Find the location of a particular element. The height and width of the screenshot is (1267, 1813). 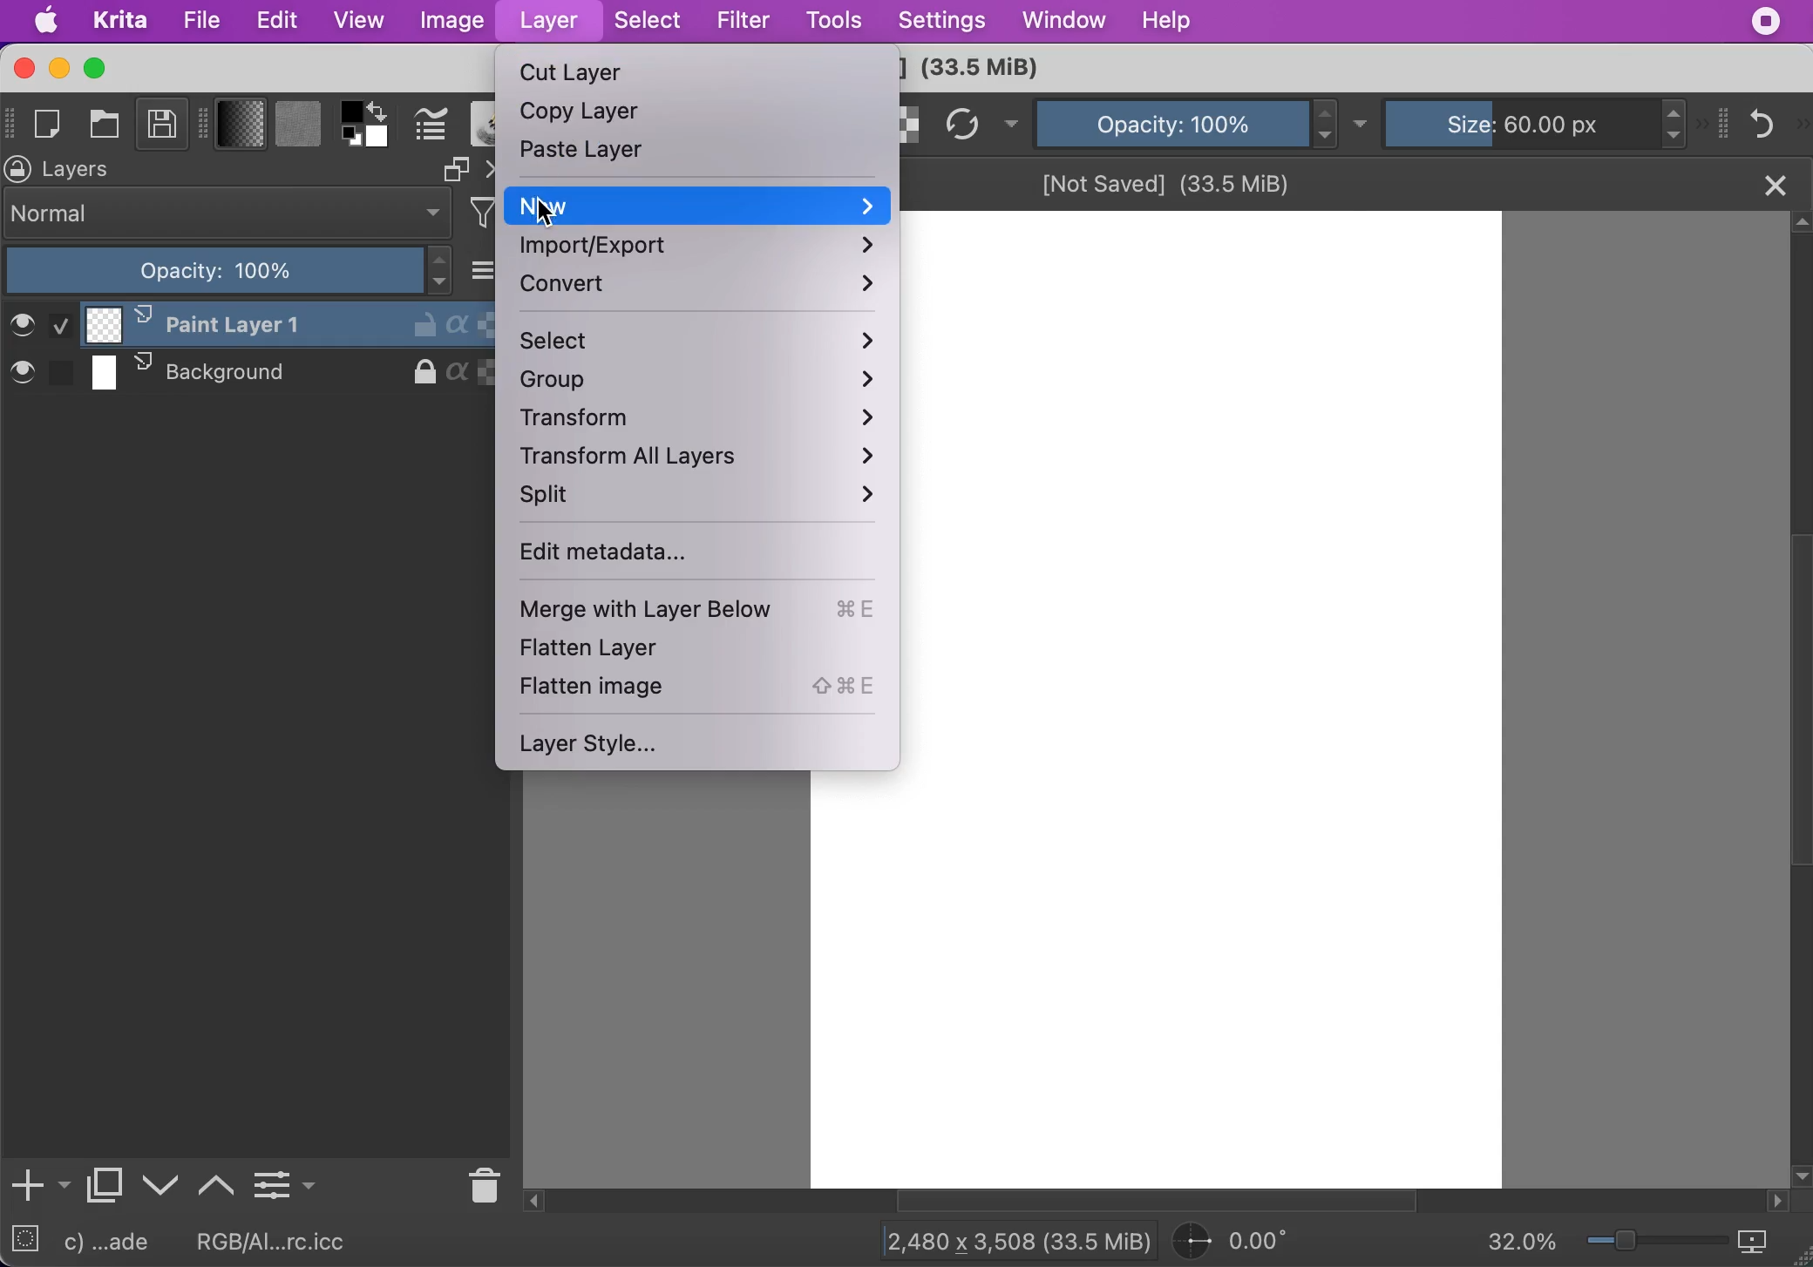

zoom is located at coordinates (1657, 1244).